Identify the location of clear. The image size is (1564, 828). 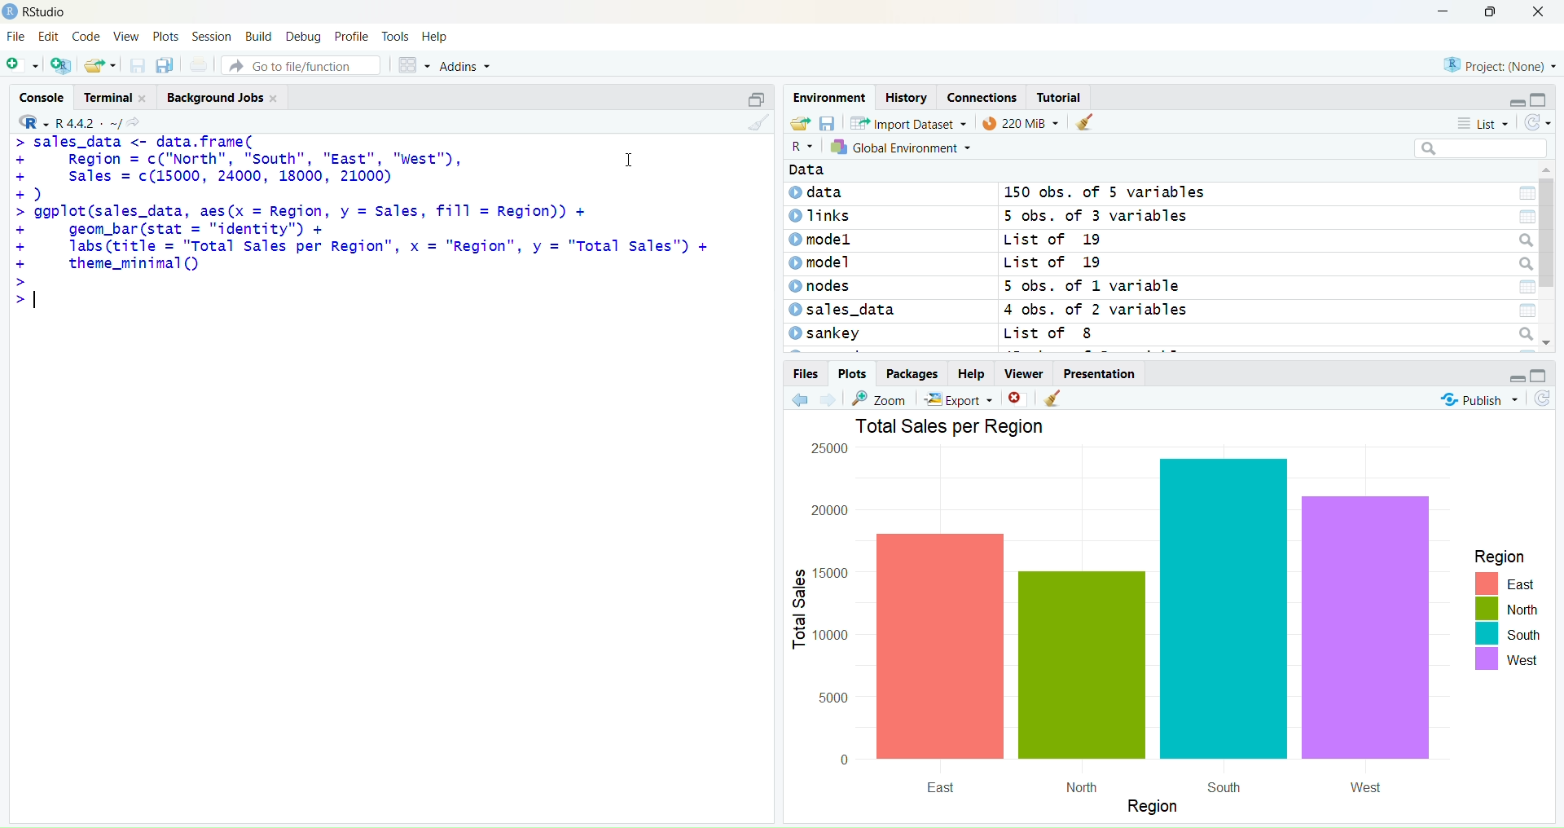
(1536, 126).